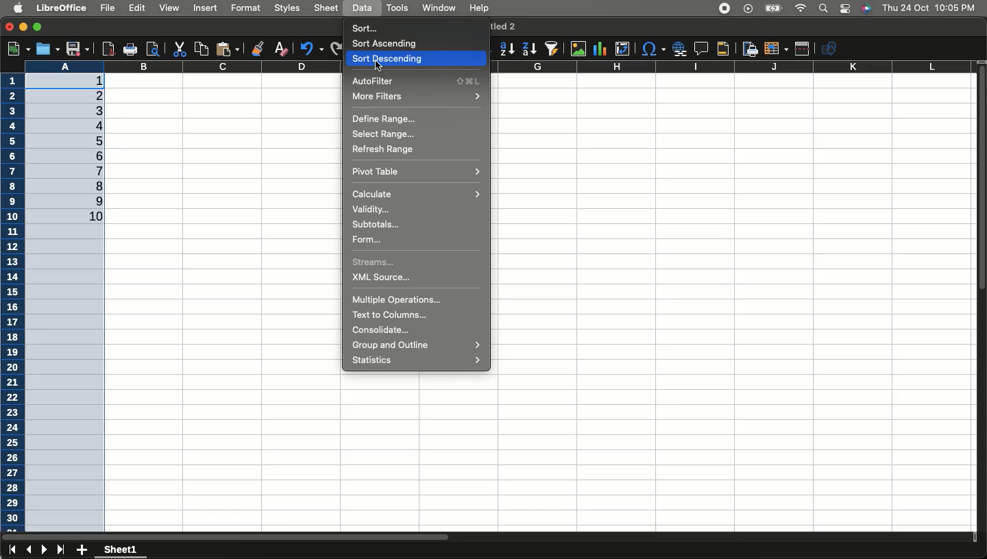 This screenshot has height=559, width=987. I want to click on Insert or edit pivot table, so click(622, 49).